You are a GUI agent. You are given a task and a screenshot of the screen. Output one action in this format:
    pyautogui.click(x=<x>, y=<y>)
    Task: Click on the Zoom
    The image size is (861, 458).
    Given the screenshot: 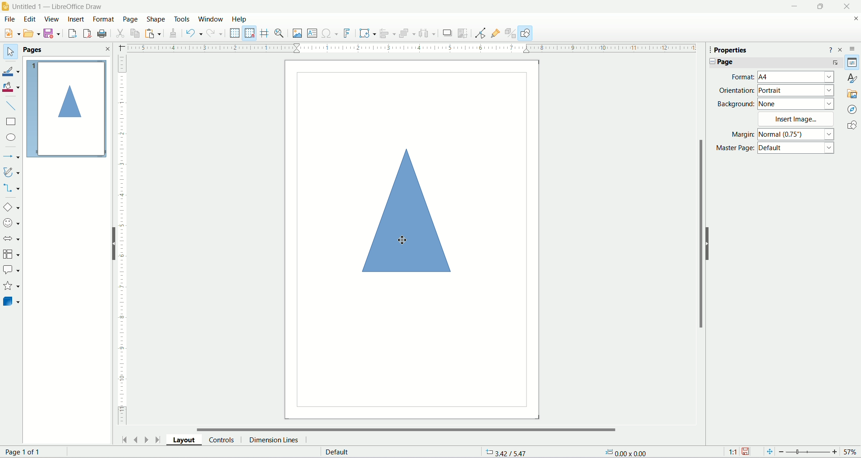 What is the action you would take?
    pyautogui.click(x=812, y=452)
    